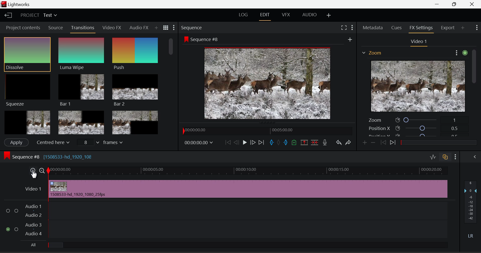 The width and height of the screenshot is (481, 253). Describe the element at coordinates (438, 4) in the screenshot. I see `Restore Down` at that location.